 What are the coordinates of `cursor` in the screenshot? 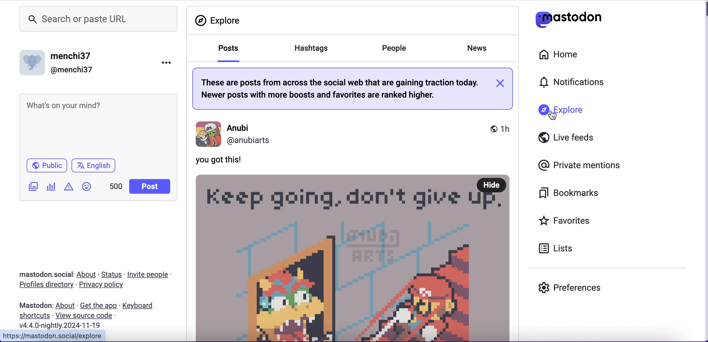 It's located at (553, 116).